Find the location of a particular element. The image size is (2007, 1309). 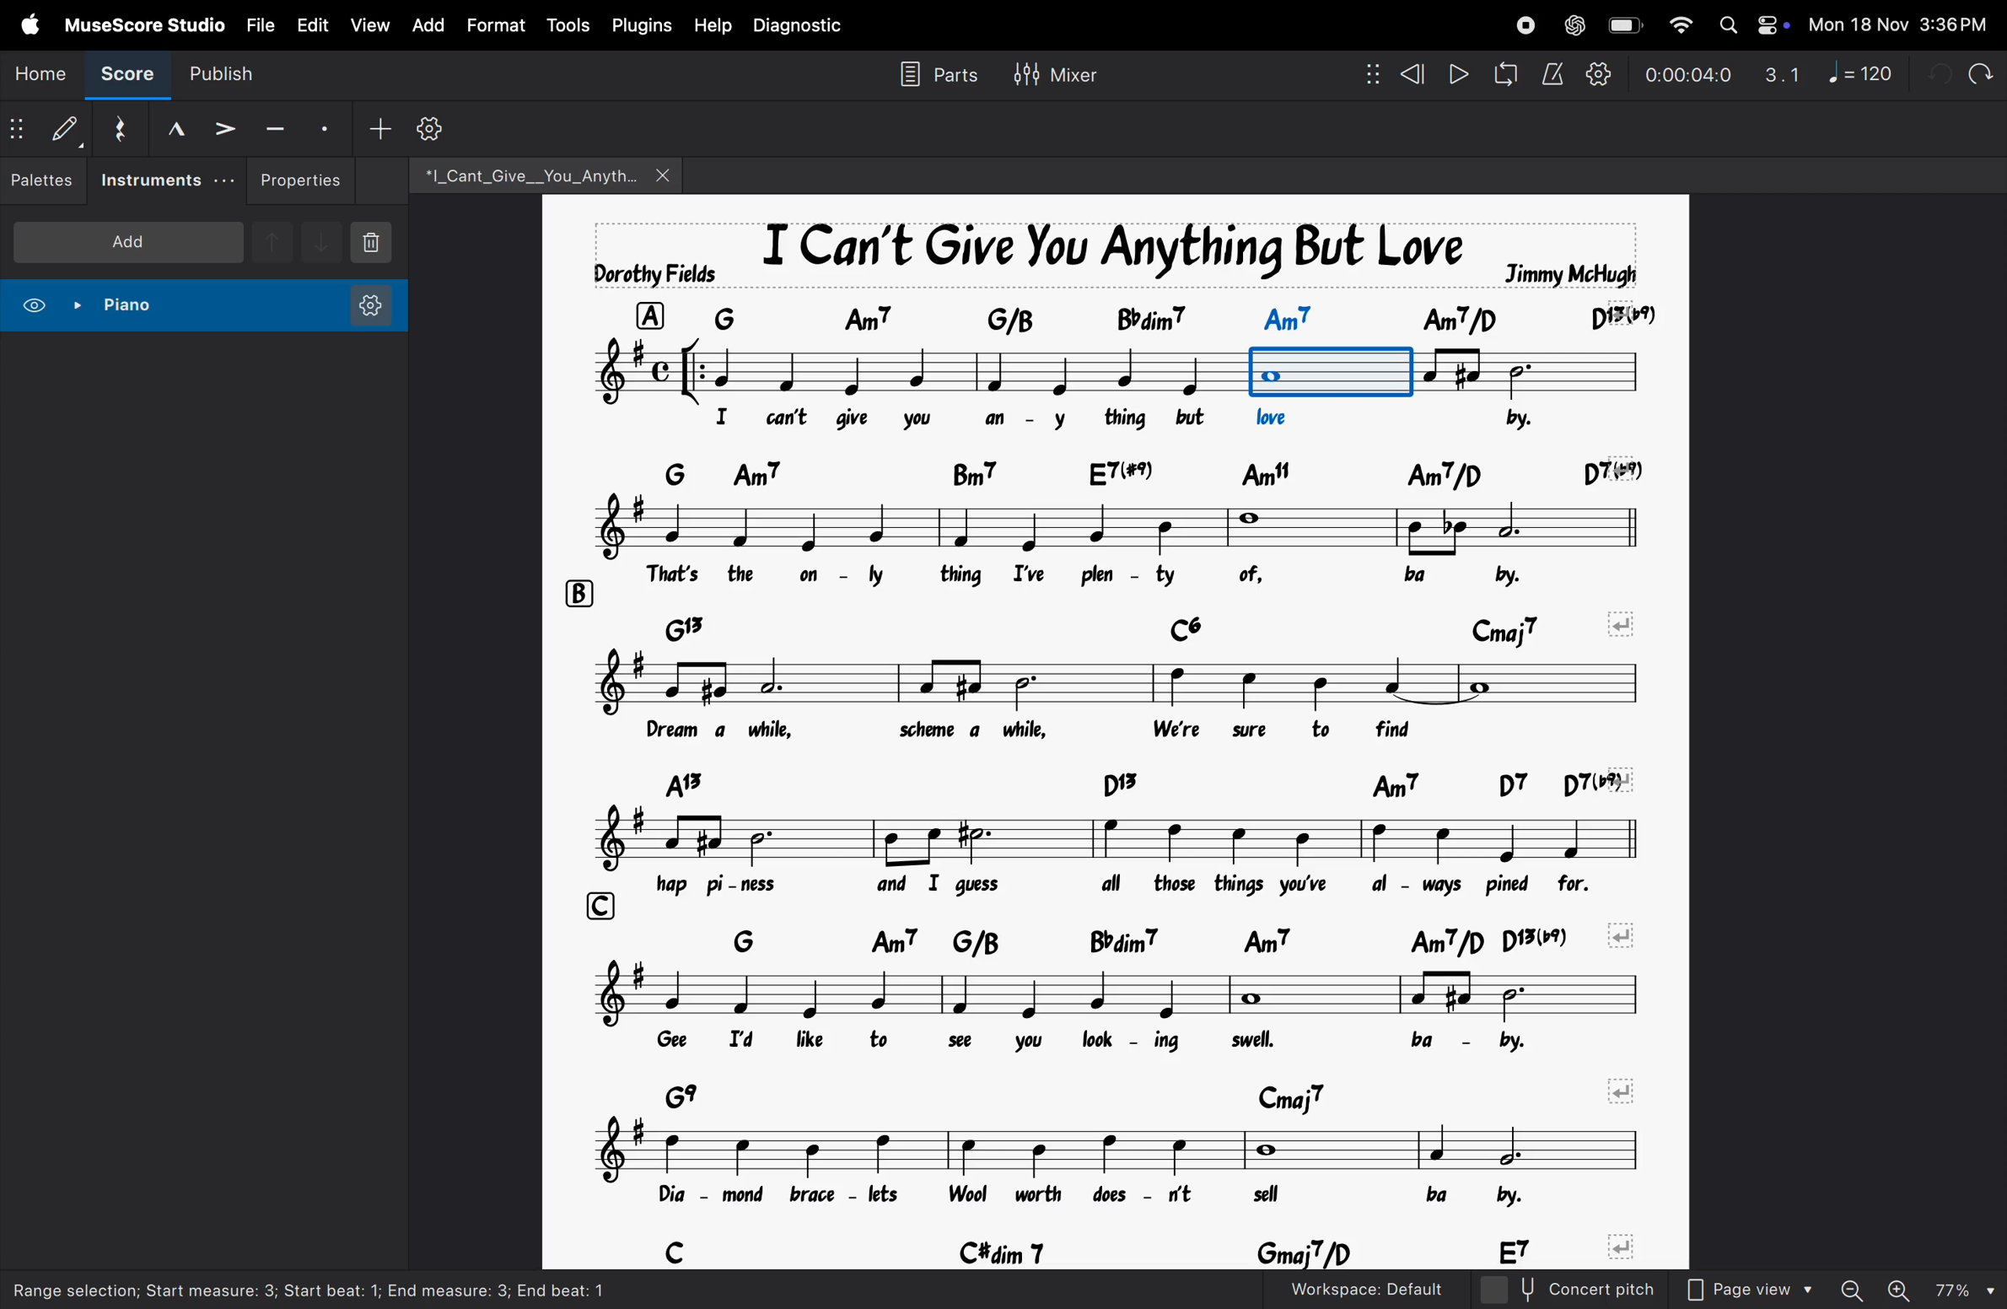

apple menu is located at coordinates (23, 25).